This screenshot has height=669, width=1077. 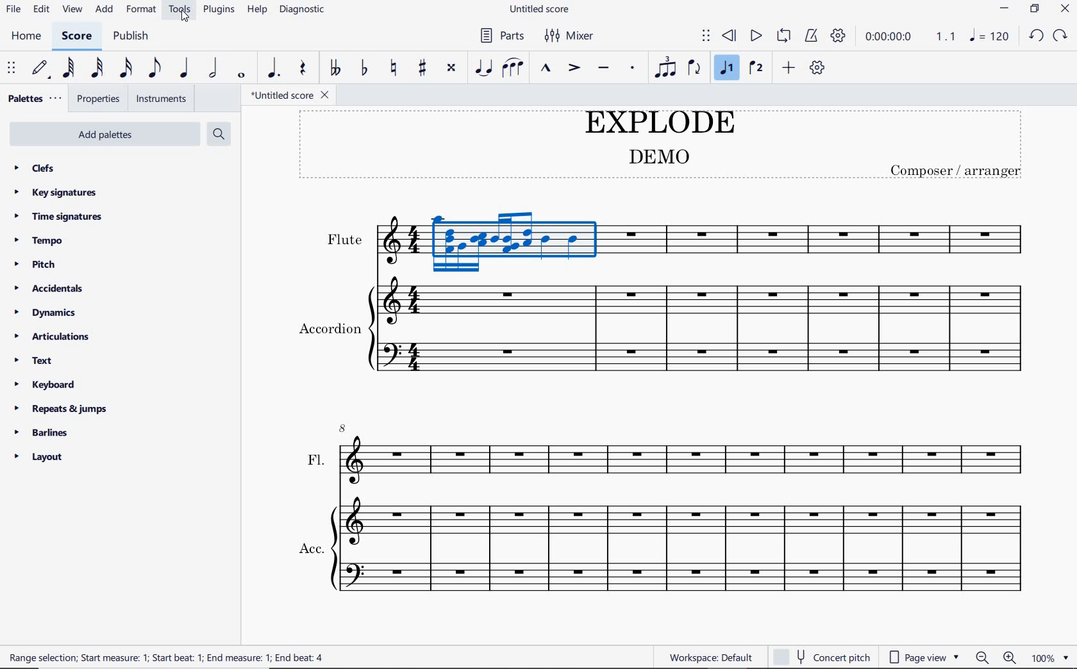 What do you see at coordinates (63, 409) in the screenshot?
I see `repeats & jumps` at bounding box center [63, 409].